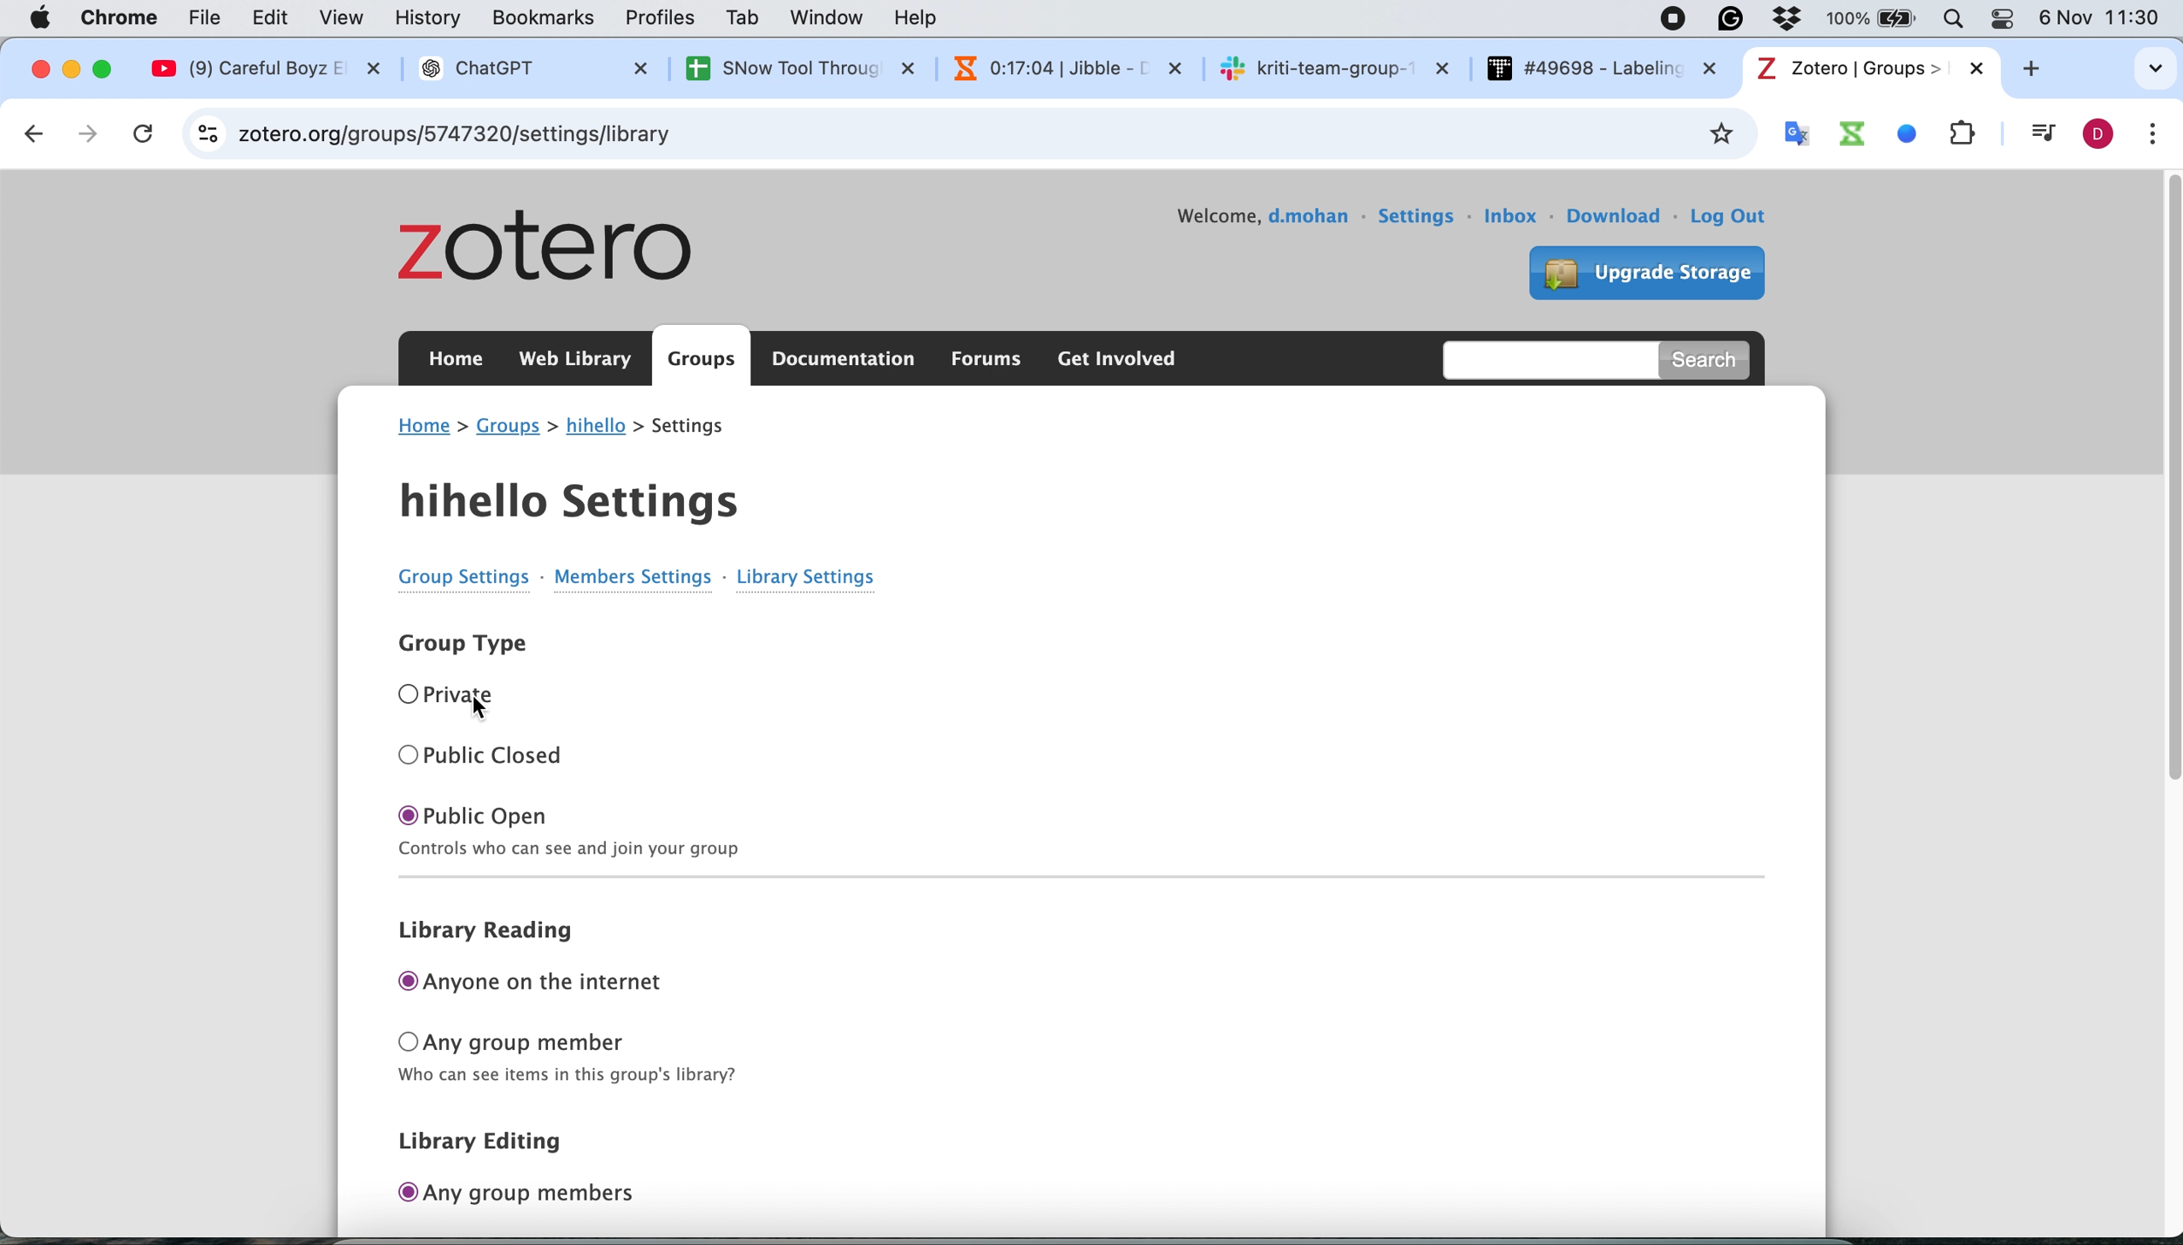 This screenshot has width=2183, height=1245. I want to click on Control who can see and join your group, so click(878, 847).